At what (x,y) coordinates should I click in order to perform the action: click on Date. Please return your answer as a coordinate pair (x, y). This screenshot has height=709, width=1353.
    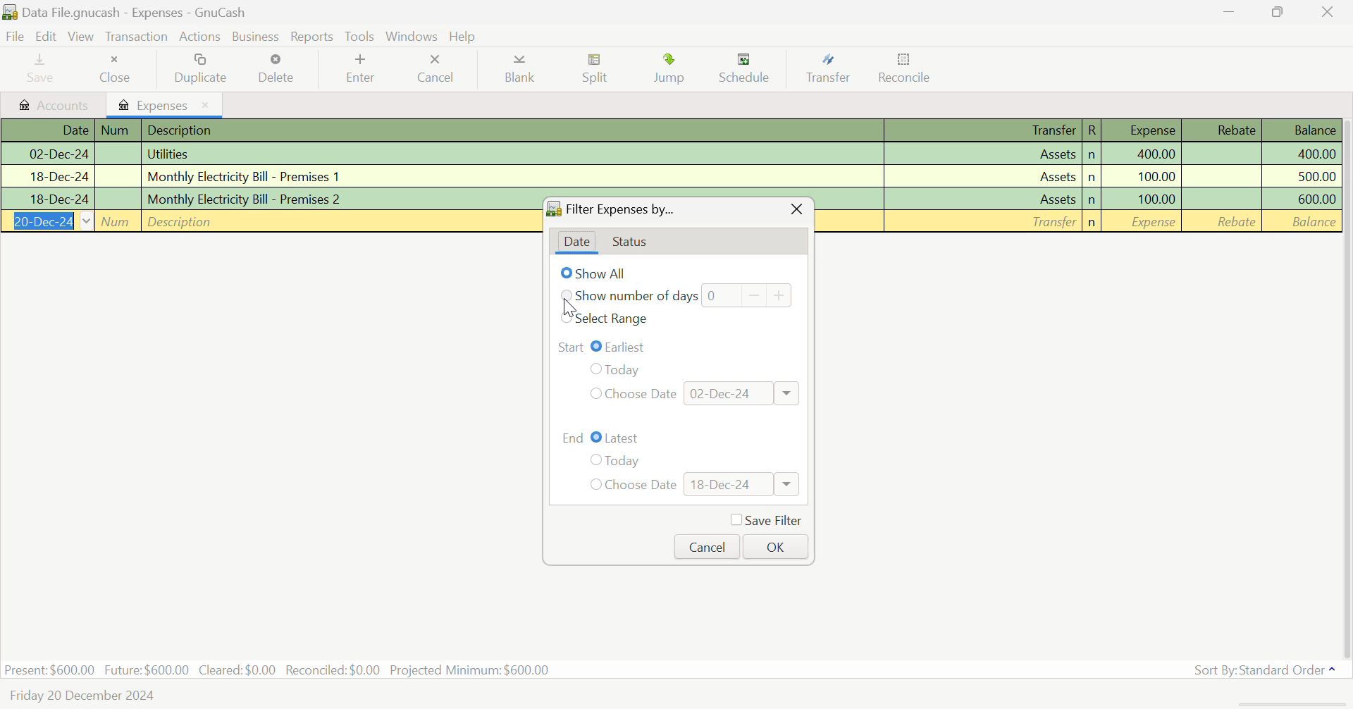
    Looking at the image, I should click on (46, 222).